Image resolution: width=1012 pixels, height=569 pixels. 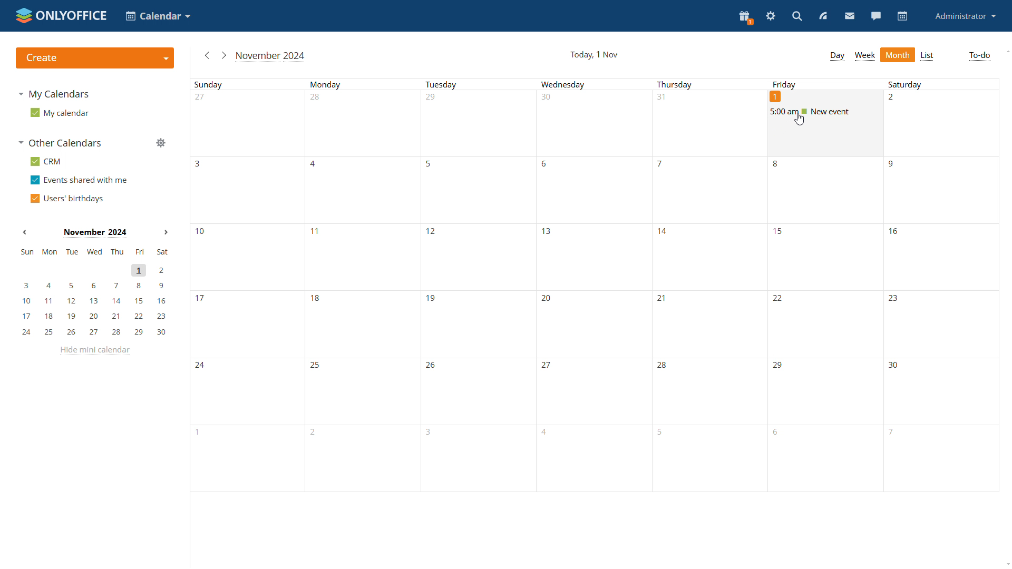 What do you see at coordinates (796, 17) in the screenshot?
I see `search` at bounding box center [796, 17].